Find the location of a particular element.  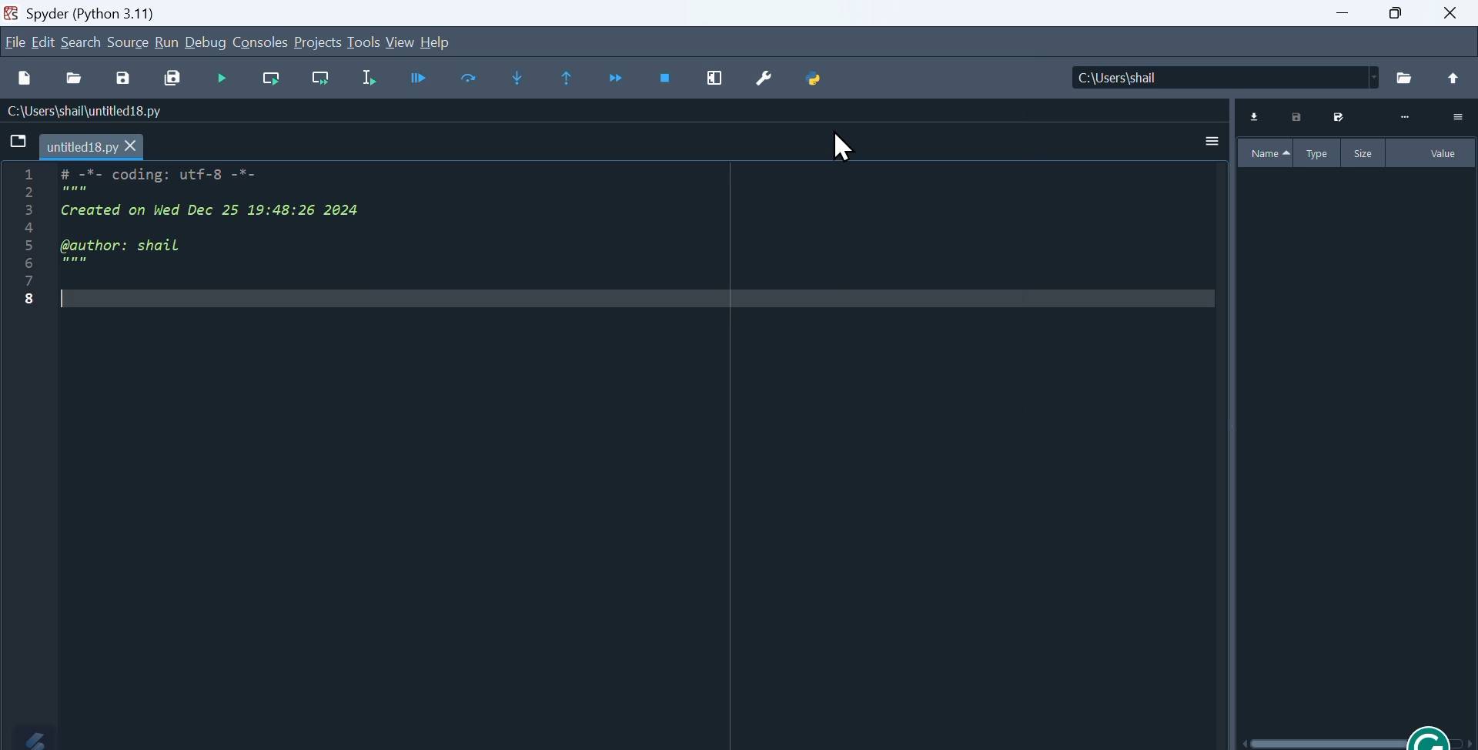

Projects is located at coordinates (319, 40).